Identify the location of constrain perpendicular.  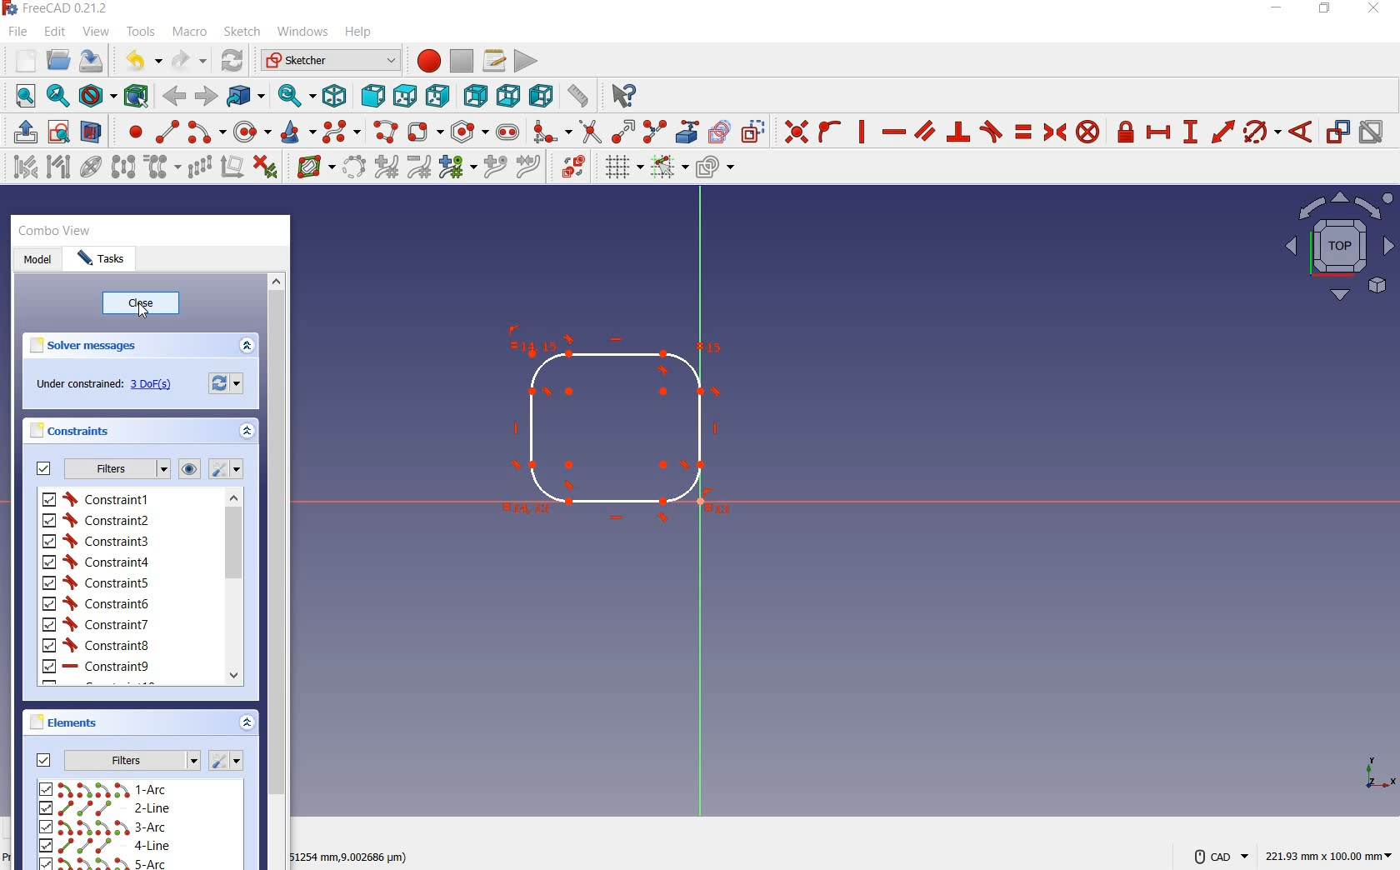
(957, 133).